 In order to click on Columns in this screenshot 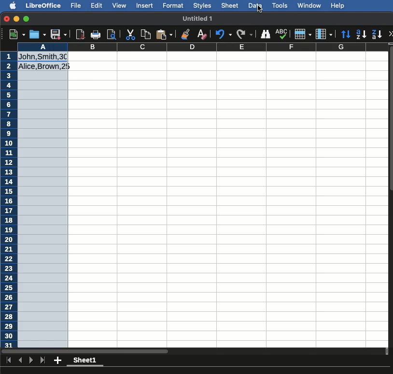, I will do `click(202, 47)`.